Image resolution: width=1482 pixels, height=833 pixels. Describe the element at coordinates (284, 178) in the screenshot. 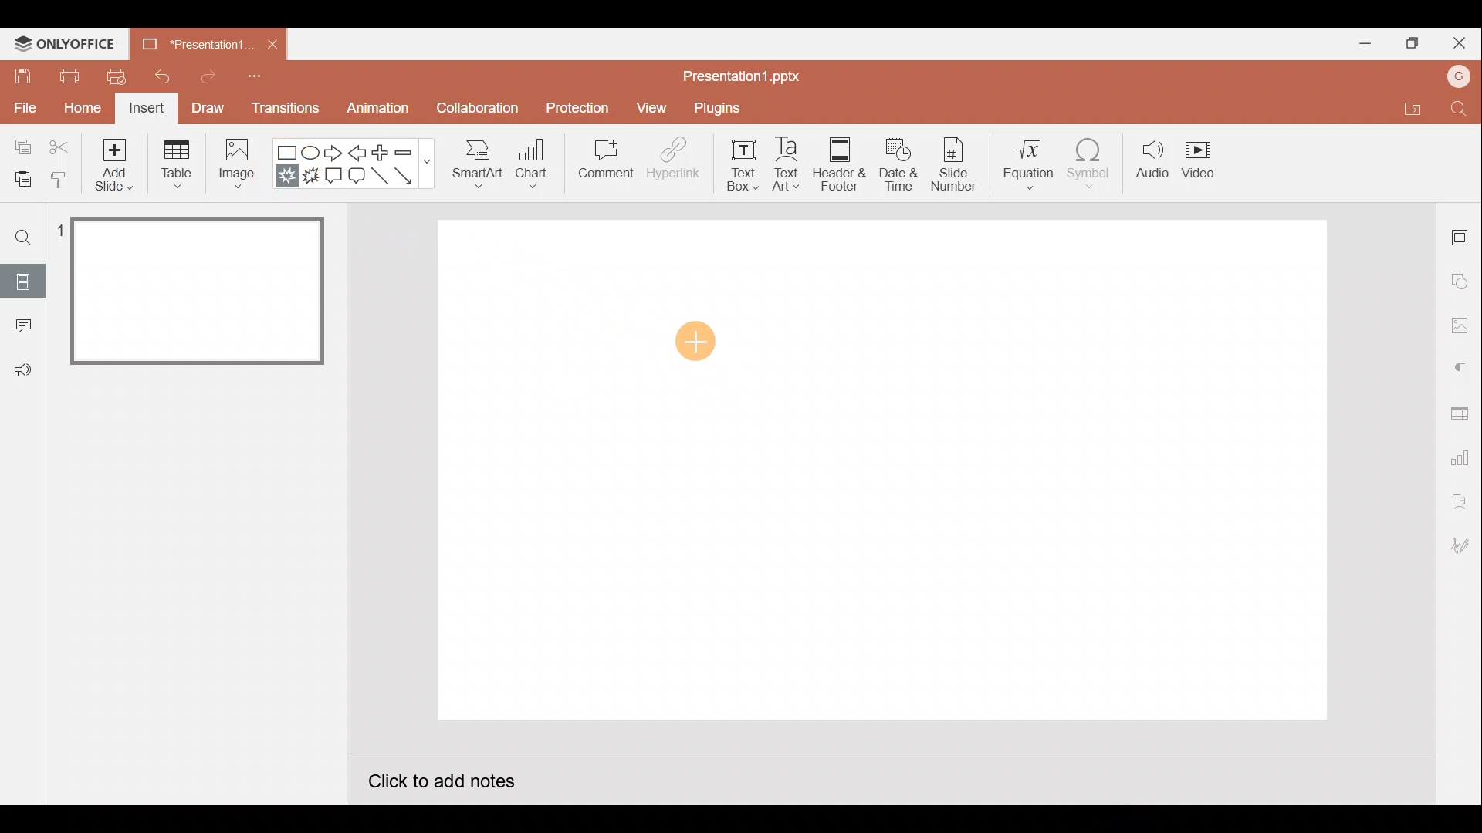

I see `Explosion 1` at that location.